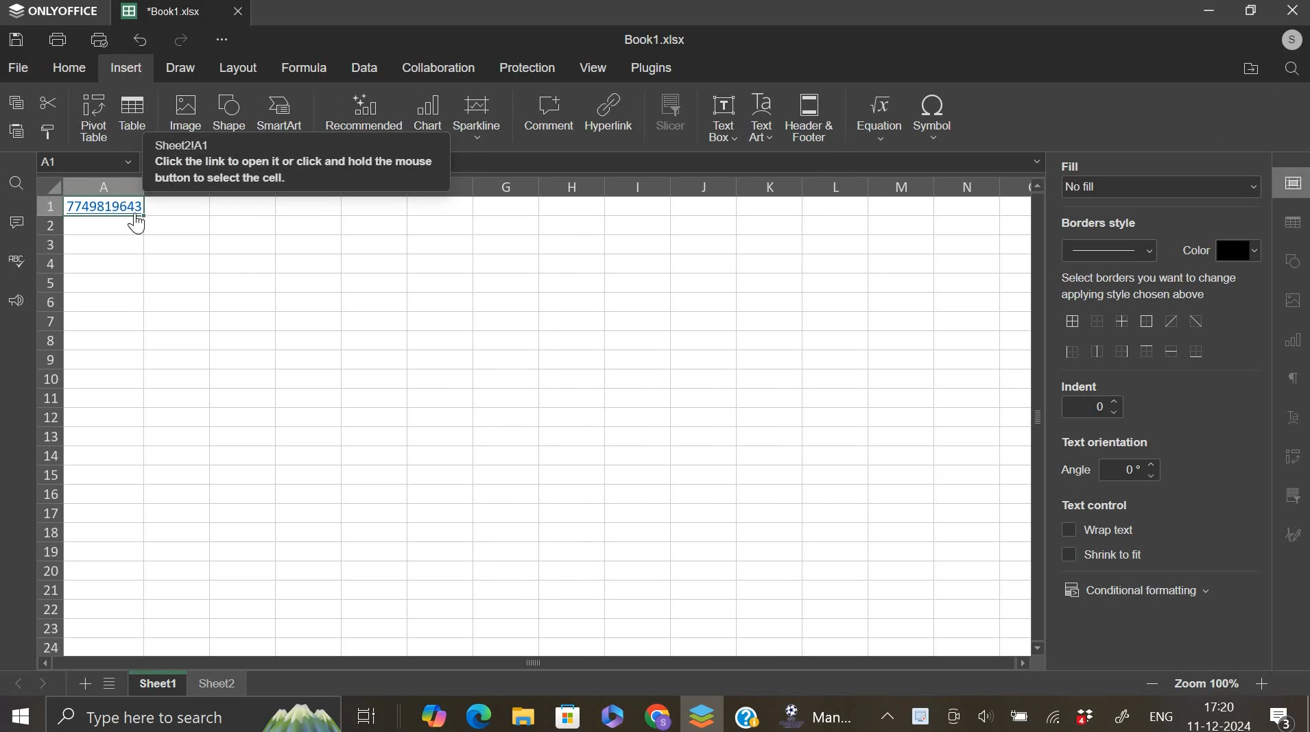 The image size is (1310, 732). I want to click on equation, so click(878, 118).